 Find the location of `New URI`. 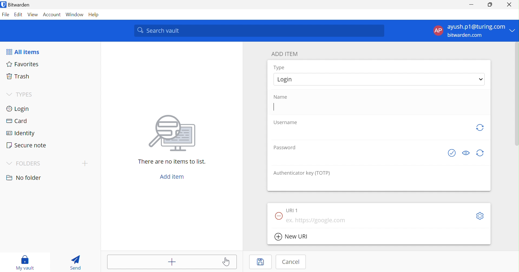

New URI is located at coordinates (291, 237).